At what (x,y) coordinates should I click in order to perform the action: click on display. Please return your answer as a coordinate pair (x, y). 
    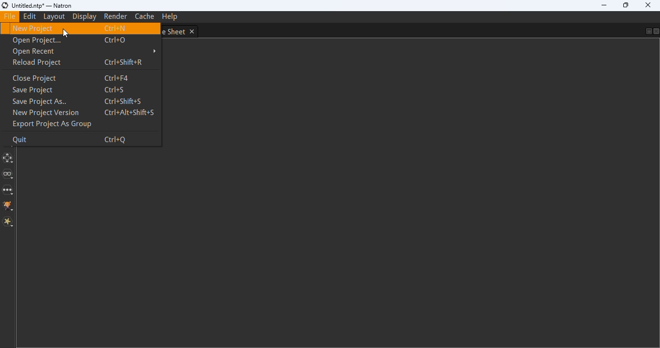
    Looking at the image, I should click on (84, 16).